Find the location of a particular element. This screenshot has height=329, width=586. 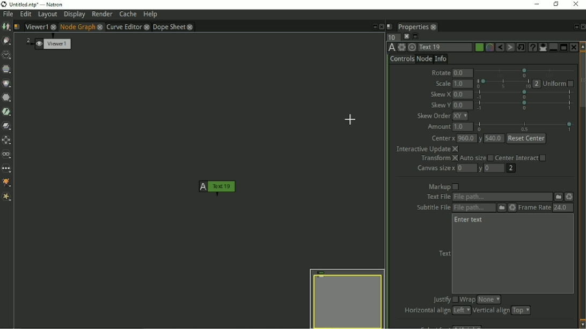

Info is located at coordinates (441, 58).